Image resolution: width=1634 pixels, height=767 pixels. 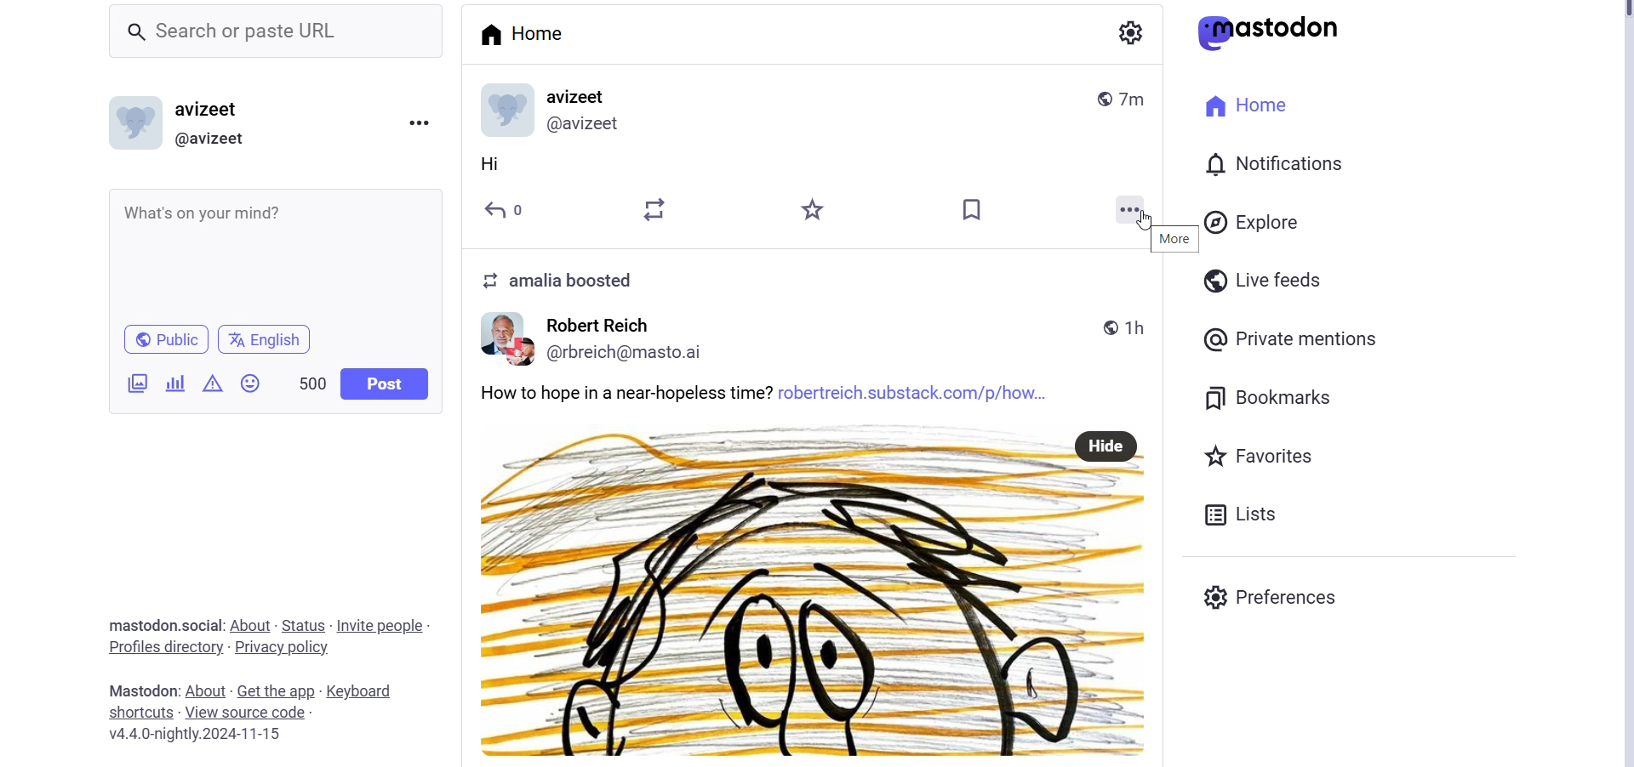 What do you see at coordinates (560, 109) in the screenshot?
I see `User Details and Profile Picture` at bounding box center [560, 109].